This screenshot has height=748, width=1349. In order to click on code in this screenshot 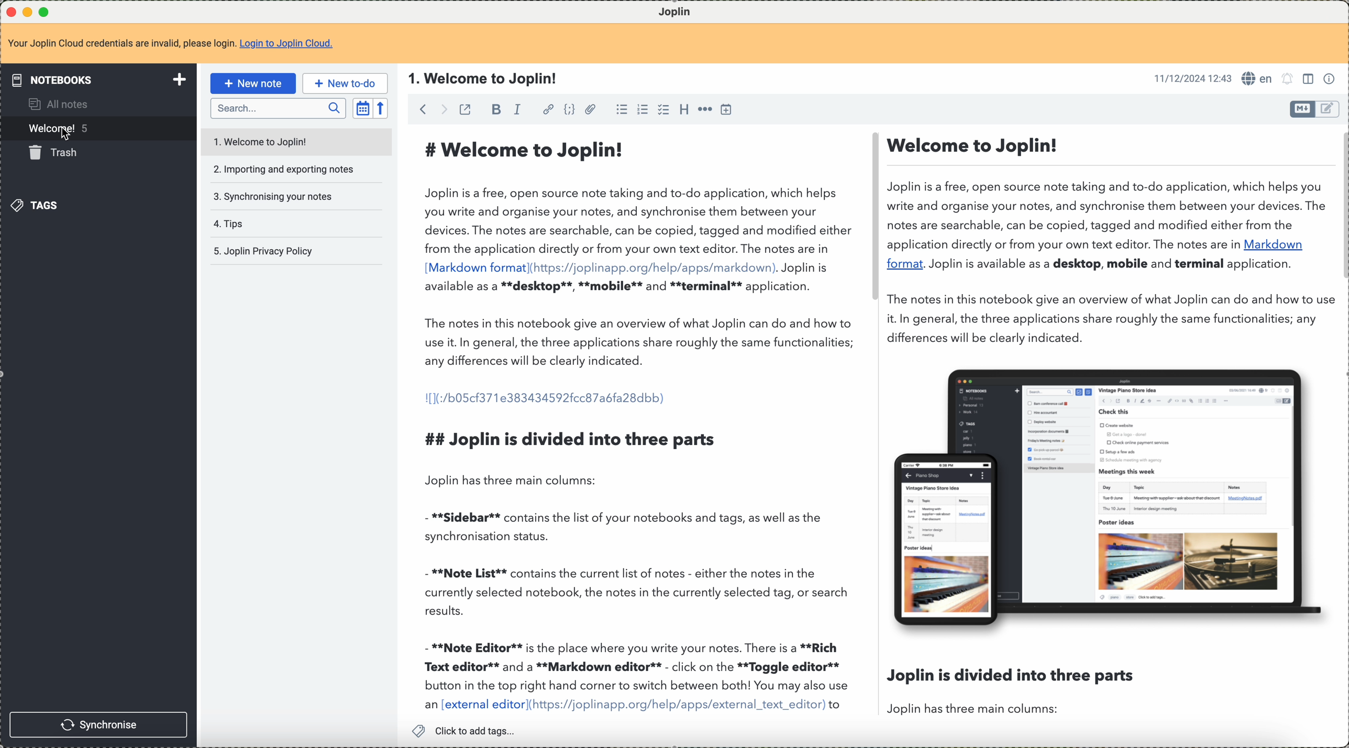, I will do `click(567, 110)`.